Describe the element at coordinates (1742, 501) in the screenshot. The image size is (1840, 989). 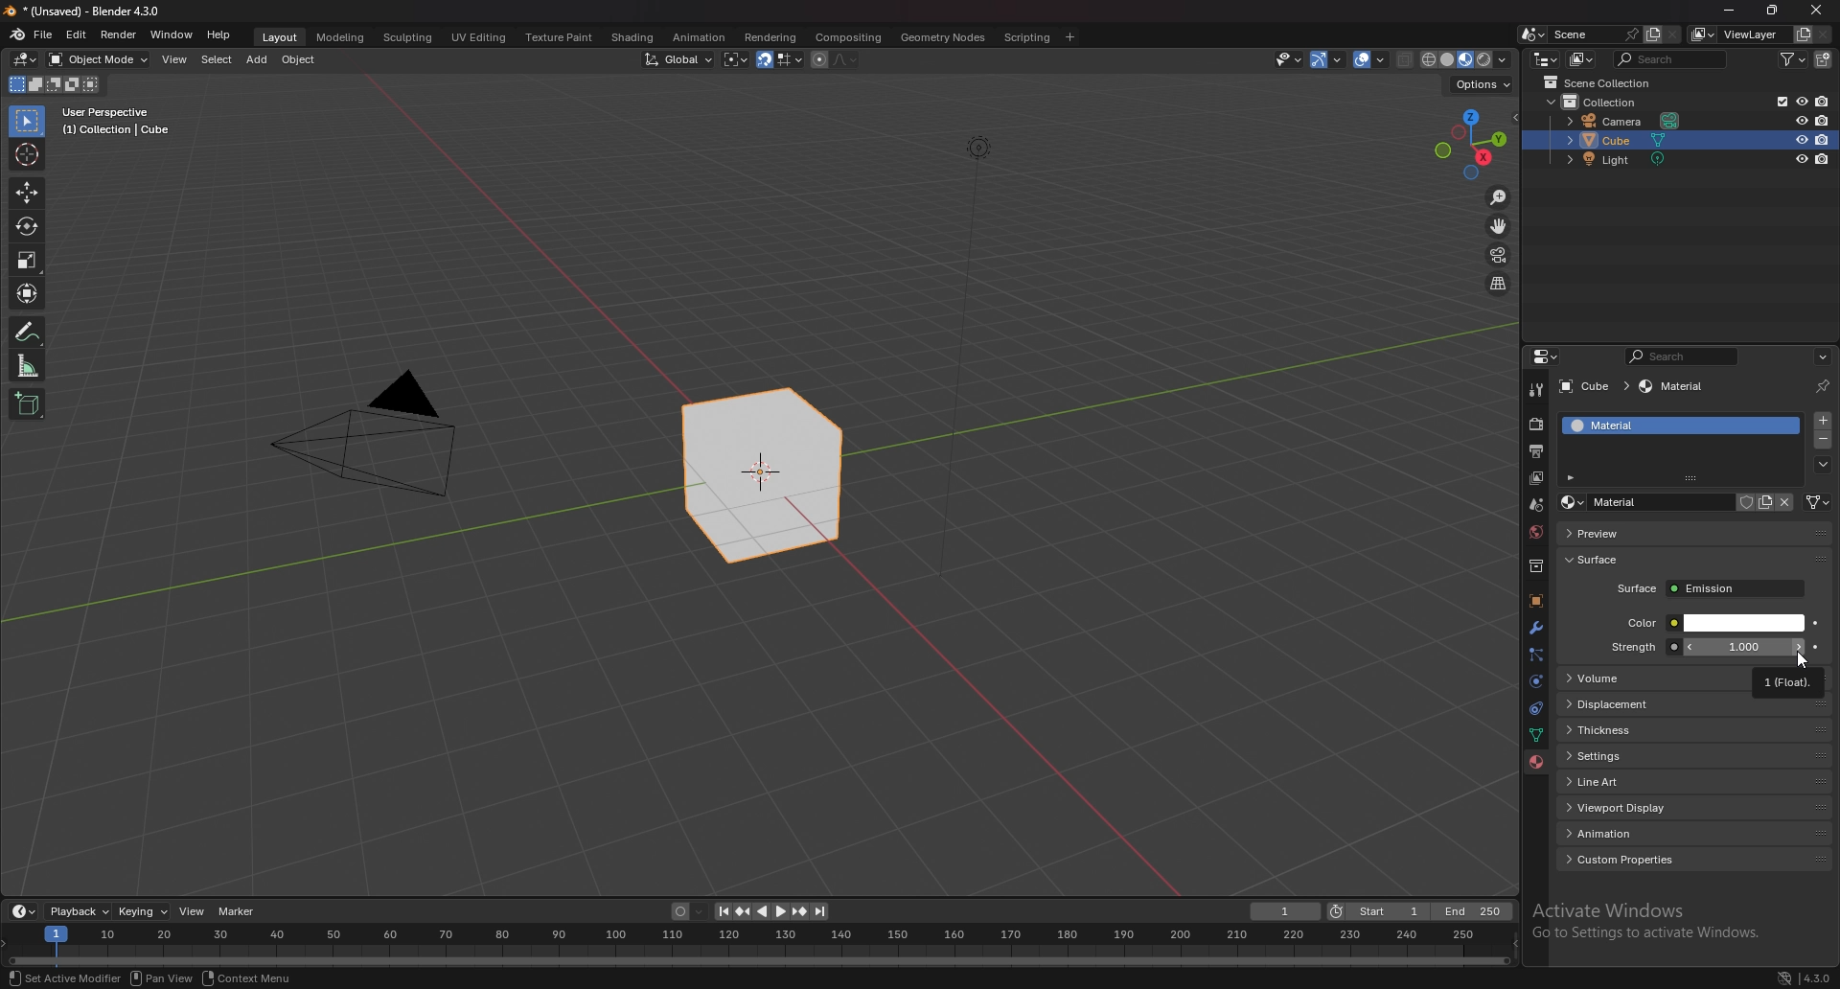
I see `fake user` at that location.